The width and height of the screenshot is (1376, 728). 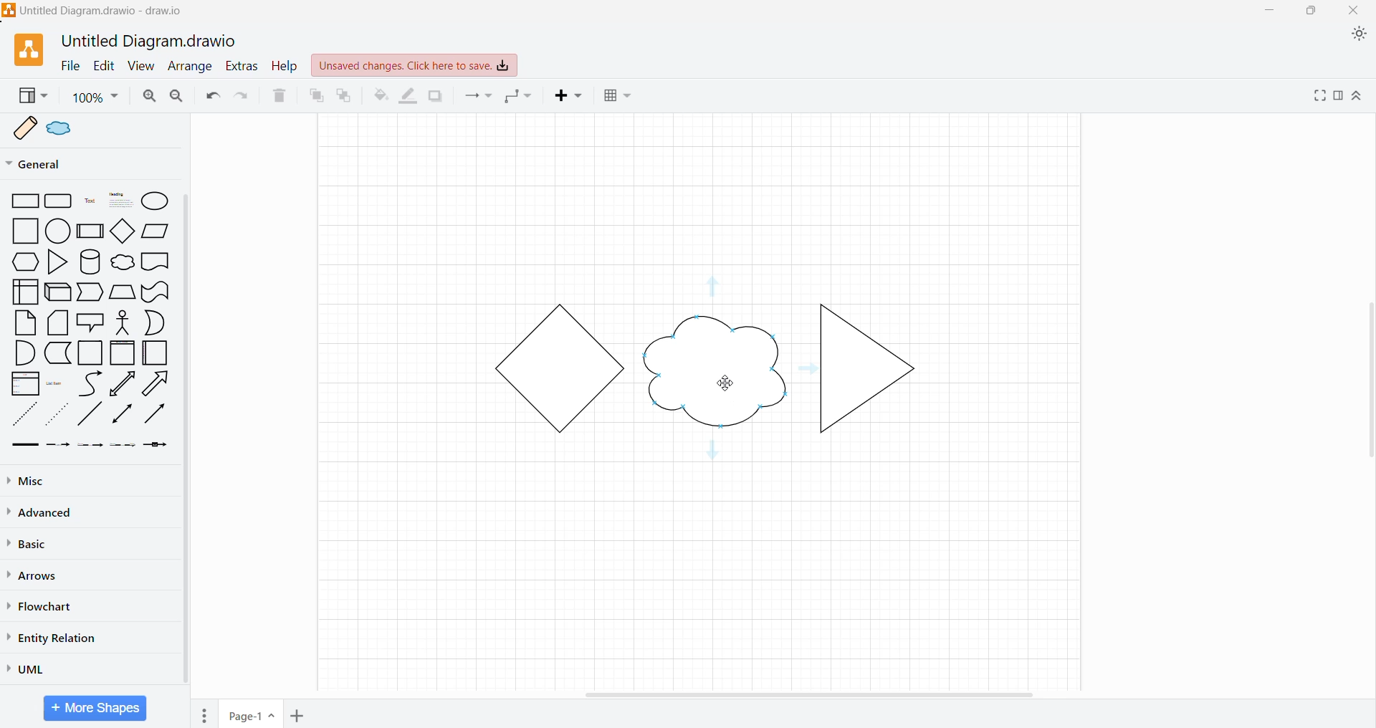 What do you see at coordinates (242, 67) in the screenshot?
I see `Extras` at bounding box center [242, 67].